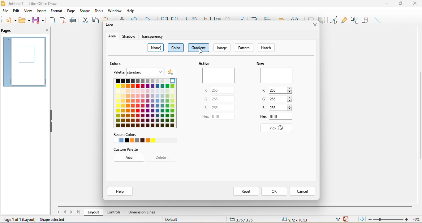 This screenshot has height=223, width=422. What do you see at coordinates (419, 115) in the screenshot?
I see `vertical scroll  bar` at bounding box center [419, 115].